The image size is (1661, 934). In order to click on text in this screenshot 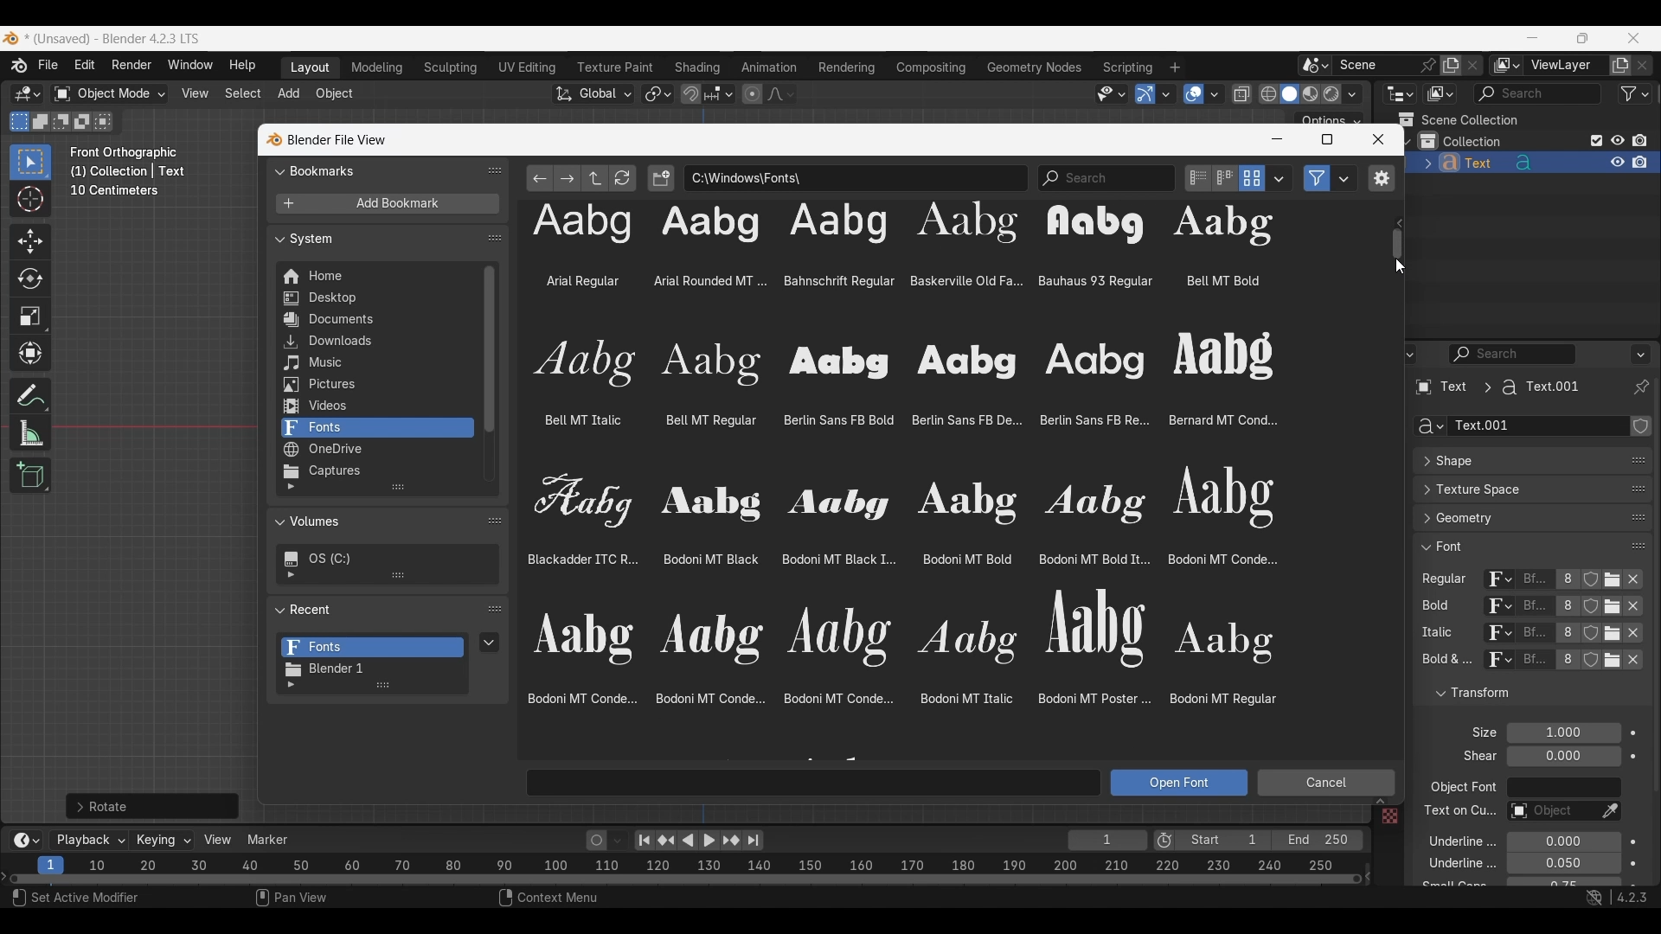, I will do `click(1444, 662)`.